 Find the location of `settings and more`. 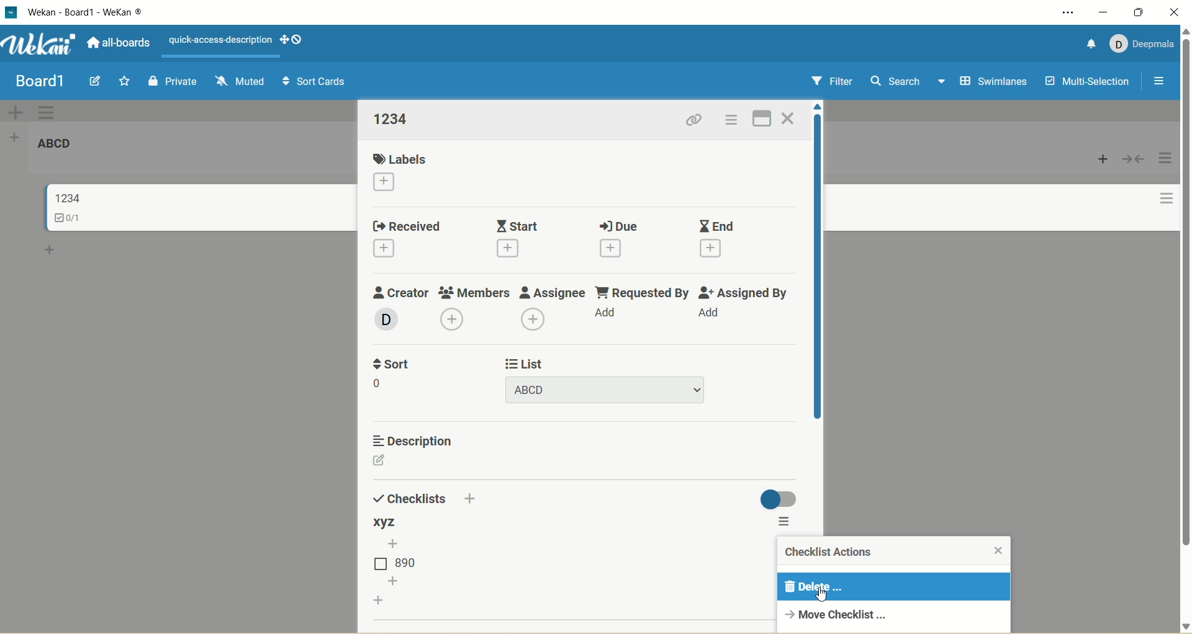

settings and more is located at coordinates (1070, 12).